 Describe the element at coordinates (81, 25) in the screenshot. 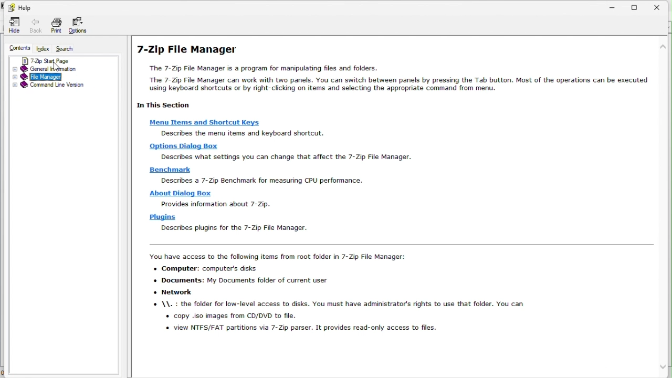

I see `Options` at that location.